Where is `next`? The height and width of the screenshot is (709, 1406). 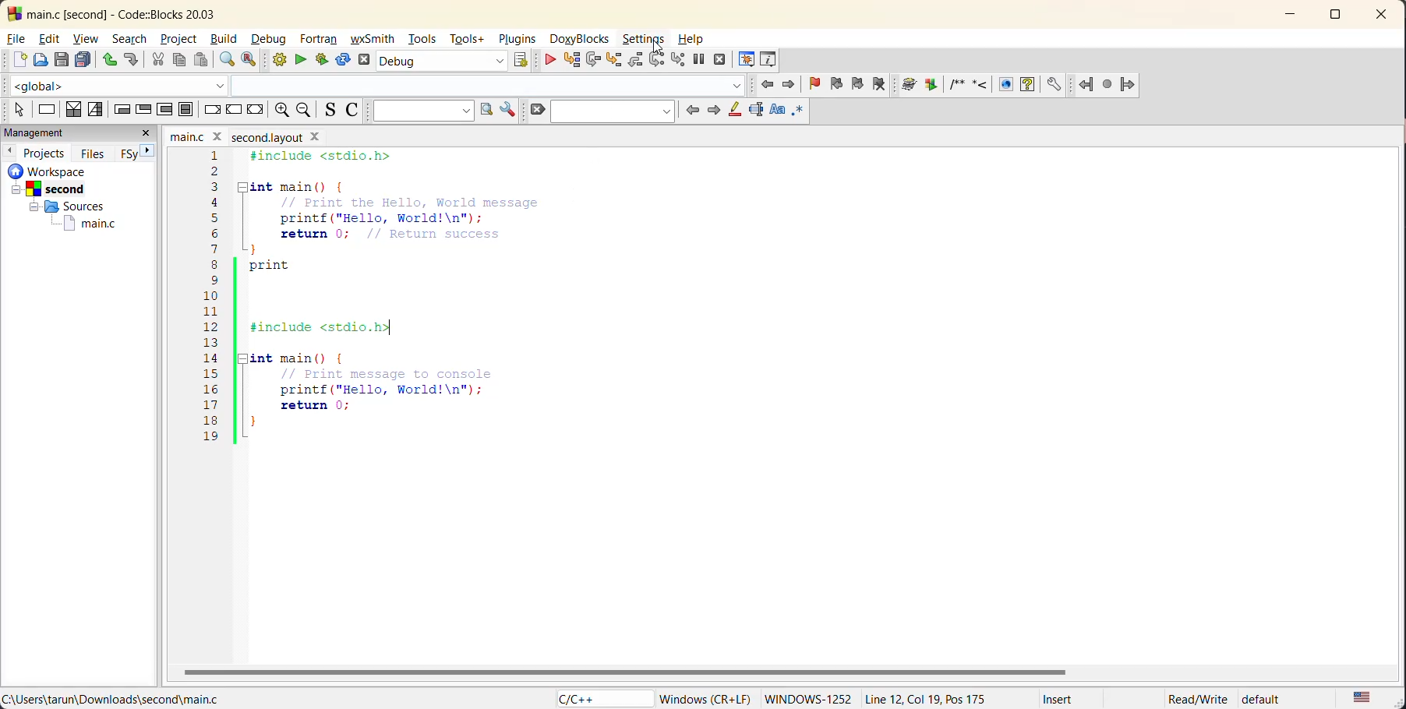 next is located at coordinates (148, 151).